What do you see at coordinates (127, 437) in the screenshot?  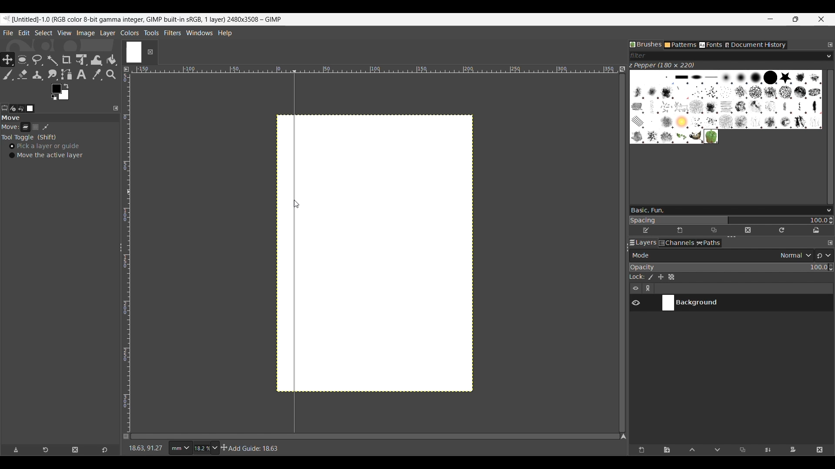 I see `Toggle quick mask on/off` at bounding box center [127, 437].